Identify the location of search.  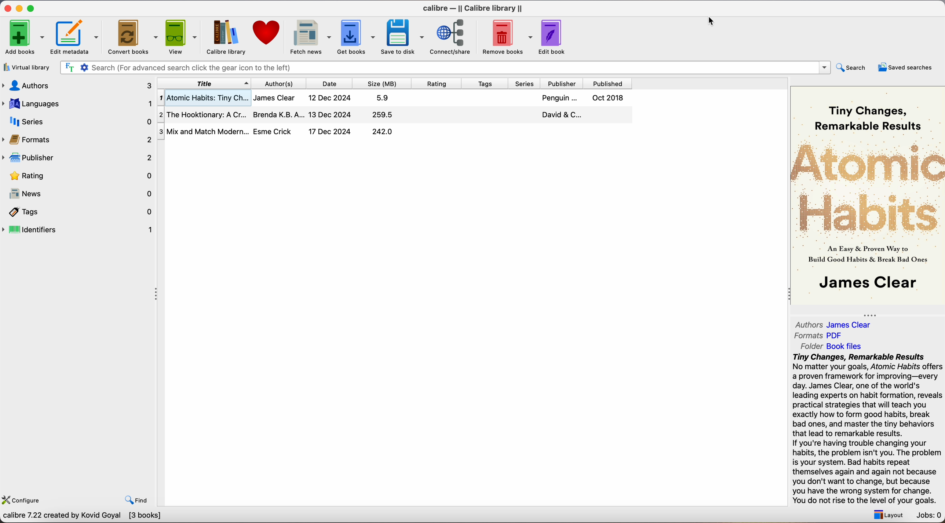
(852, 67).